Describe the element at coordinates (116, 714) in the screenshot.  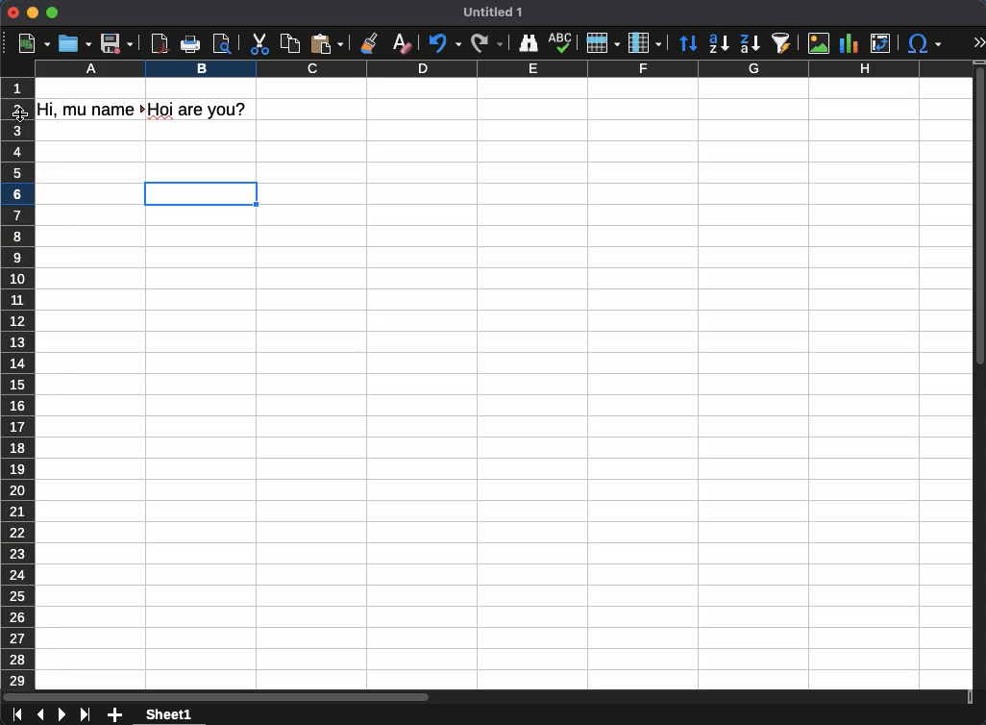
I see `add` at that location.